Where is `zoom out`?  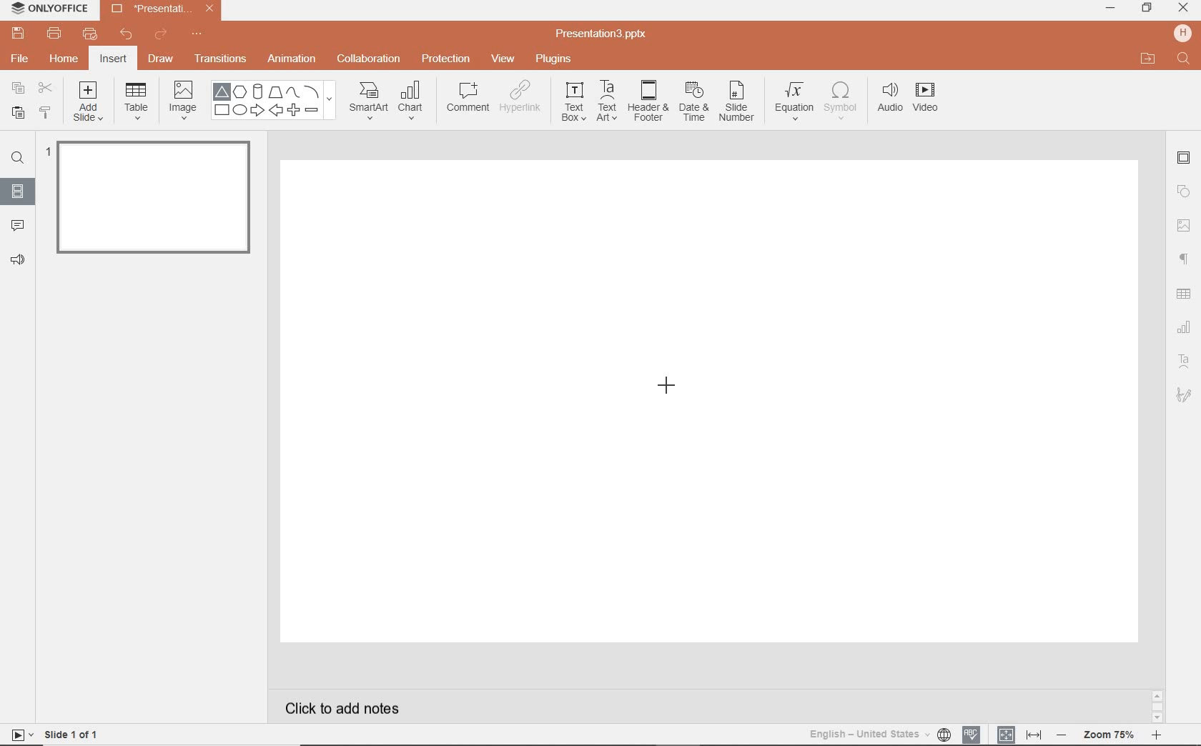 zoom out is located at coordinates (1064, 736).